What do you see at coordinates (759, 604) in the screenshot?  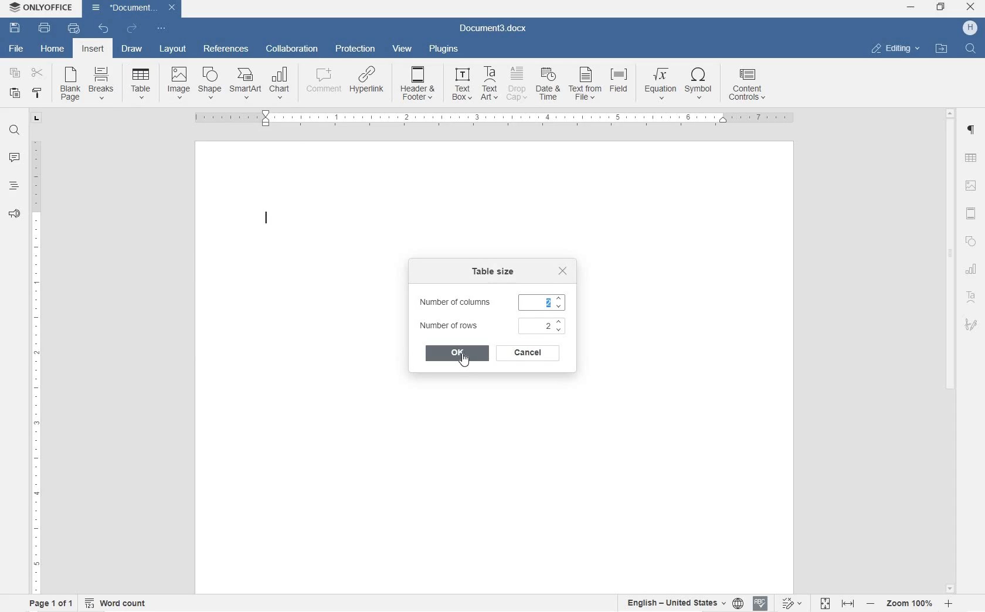 I see `SPELL CHECKING` at bounding box center [759, 604].